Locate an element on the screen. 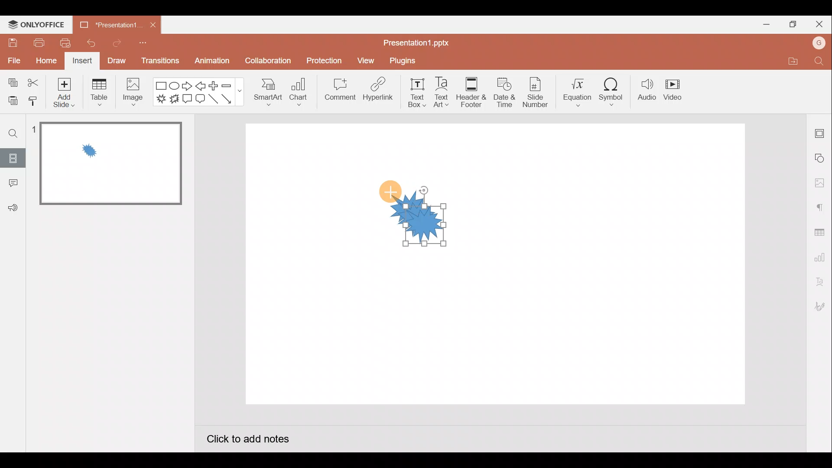 This screenshot has height=468, width=832. Left arrow is located at coordinates (201, 85).